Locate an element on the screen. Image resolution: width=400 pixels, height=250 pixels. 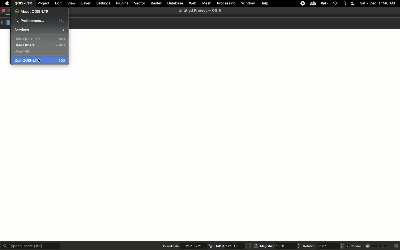
Cursor is located at coordinates (38, 60).